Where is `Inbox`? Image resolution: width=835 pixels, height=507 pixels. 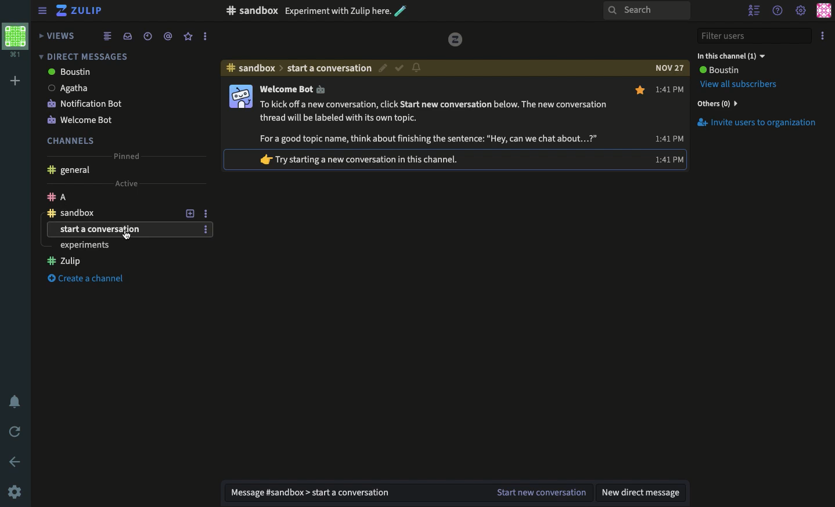
Inbox is located at coordinates (127, 36).